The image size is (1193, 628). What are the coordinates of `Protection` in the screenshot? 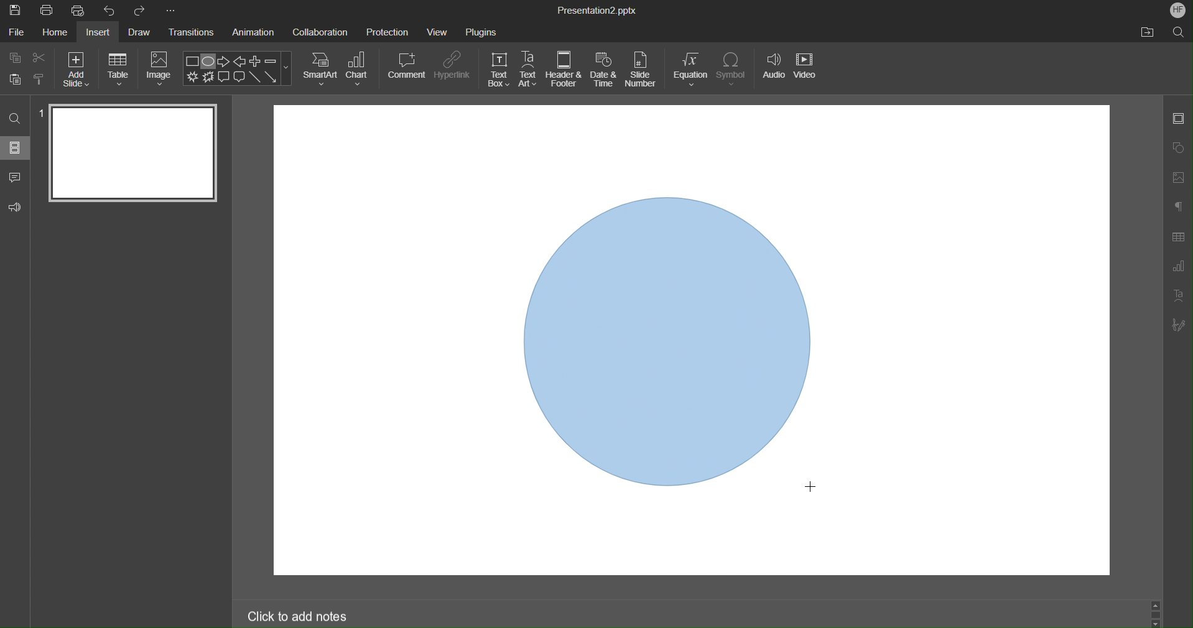 It's located at (388, 31).